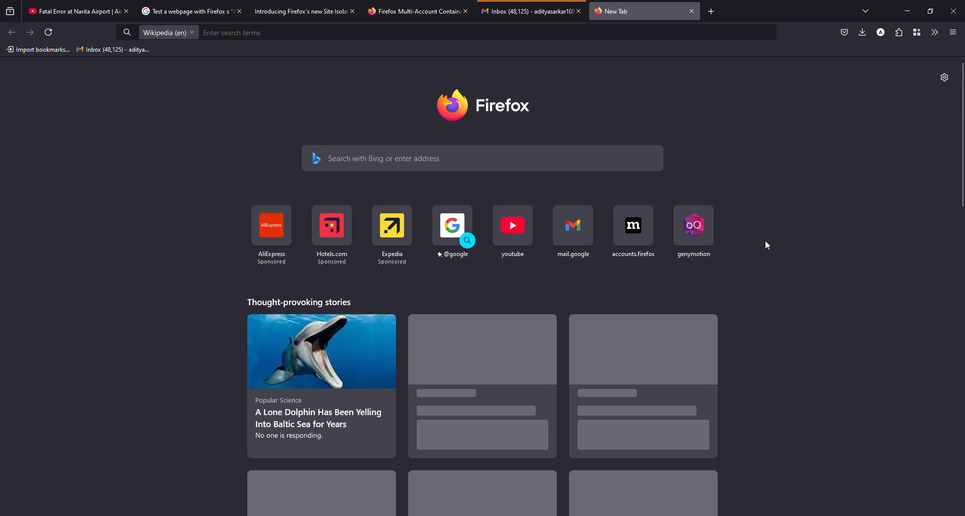 This screenshot has width=965, height=516. What do you see at coordinates (452, 234) in the screenshot?
I see `@google` at bounding box center [452, 234].